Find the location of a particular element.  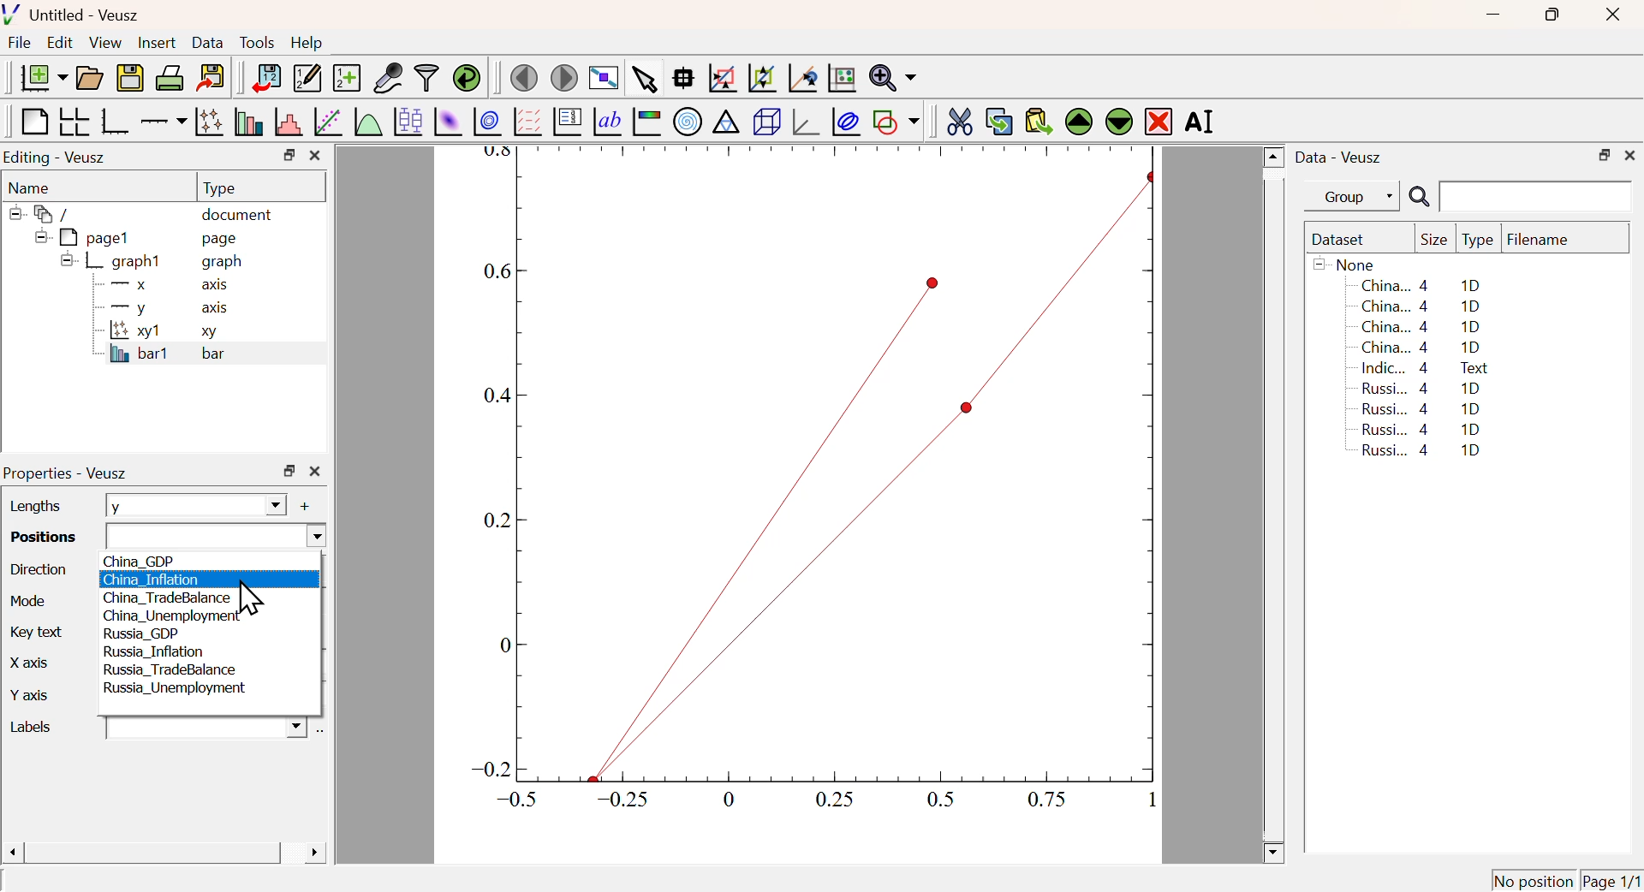

Name is located at coordinates (31, 188).